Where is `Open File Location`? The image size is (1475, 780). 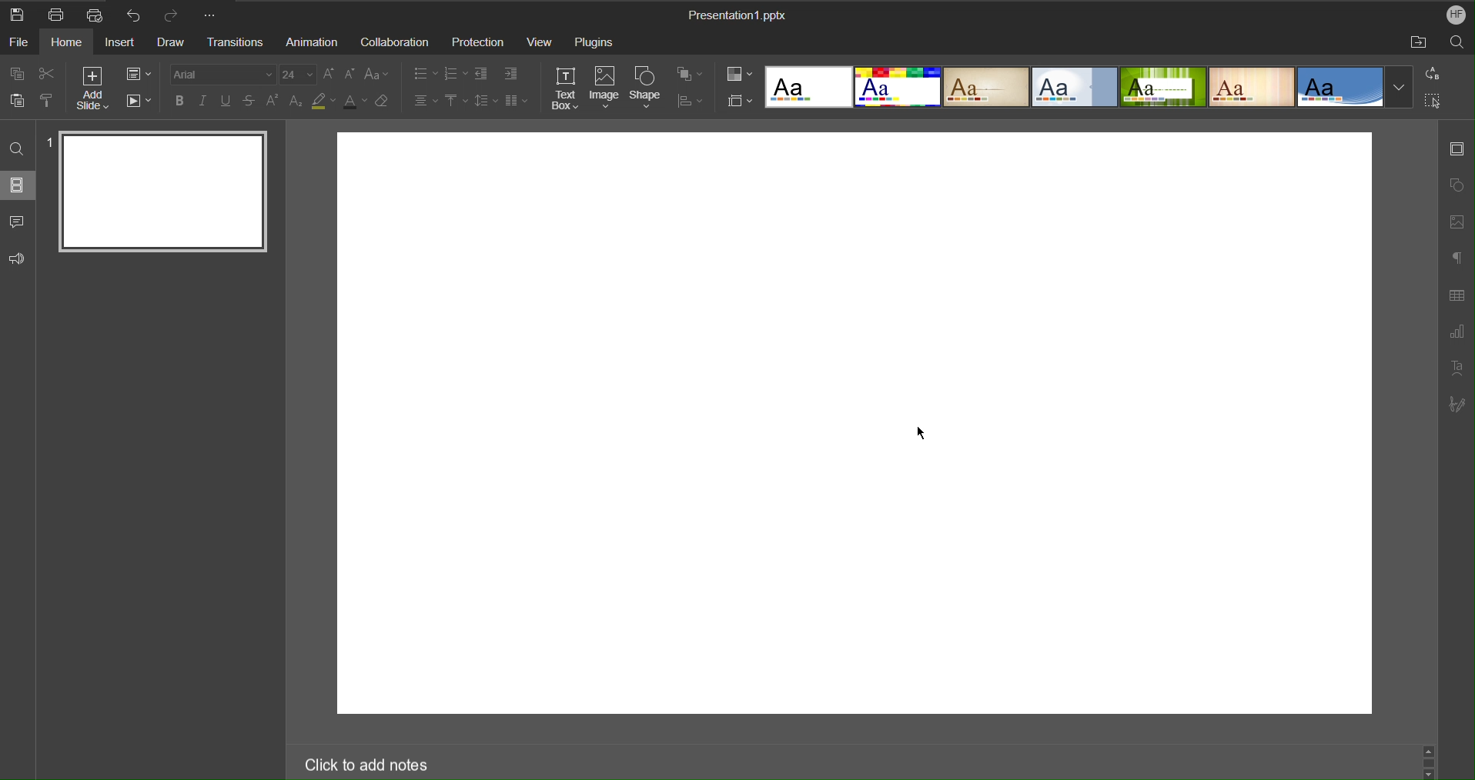 Open File Location is located at coordinates (1413, 44).